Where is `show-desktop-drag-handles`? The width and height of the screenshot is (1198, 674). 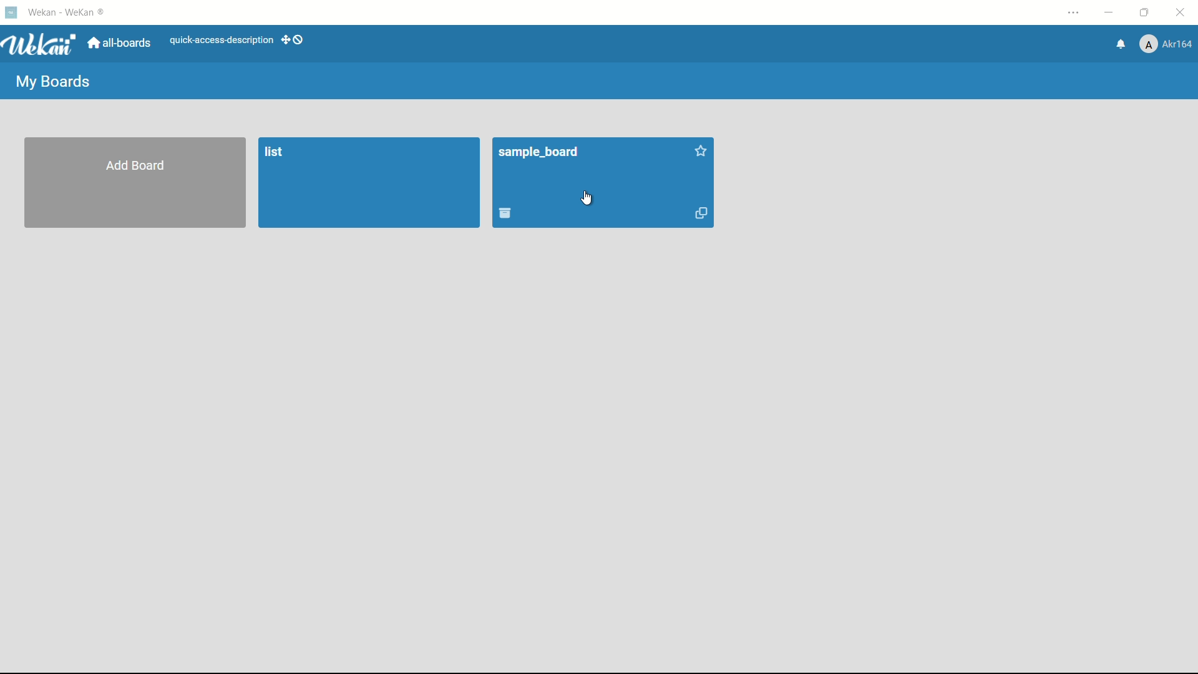
show-desktop-drag-handles is located at coordinates (295, 40).